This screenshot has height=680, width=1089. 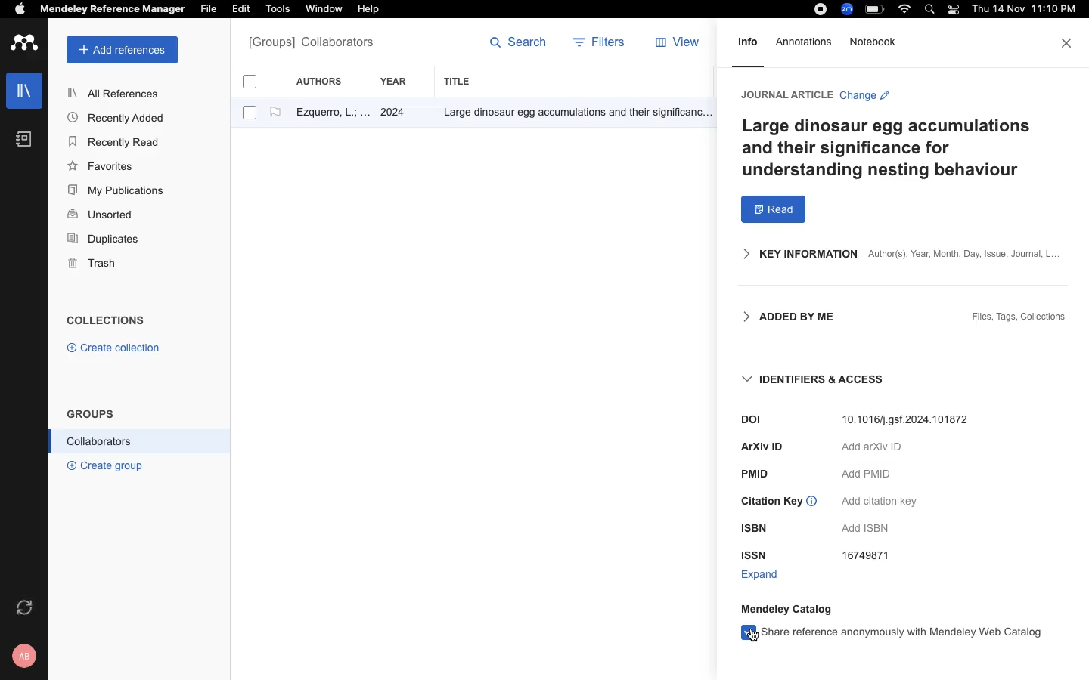 I want to click on recording, so click(x=818, y=10).